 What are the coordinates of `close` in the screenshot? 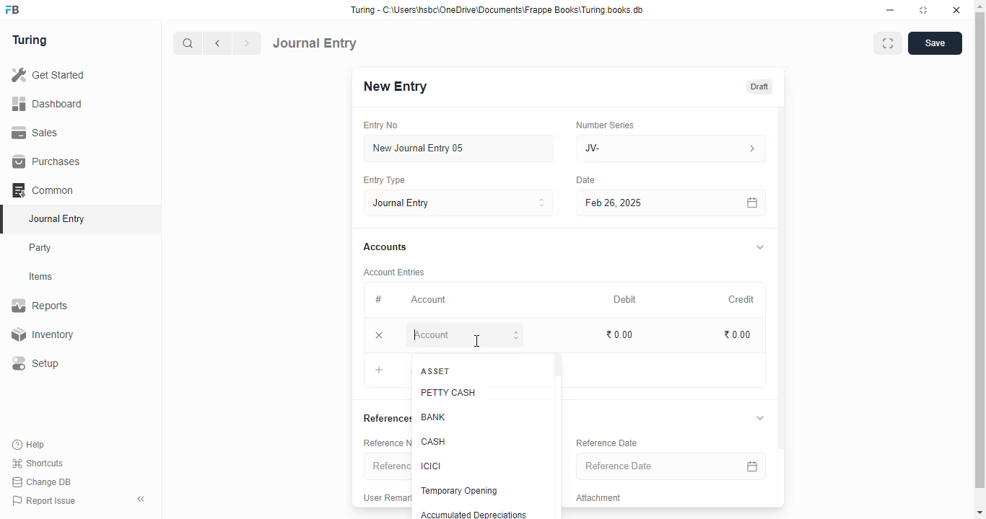 It's located at (956, 10).